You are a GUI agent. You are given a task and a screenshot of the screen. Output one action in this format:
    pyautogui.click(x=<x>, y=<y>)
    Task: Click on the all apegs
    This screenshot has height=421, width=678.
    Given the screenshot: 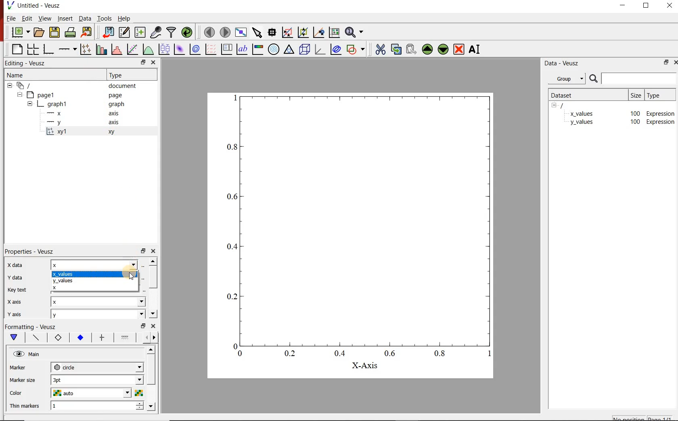 What is the action you would take?
    pyautogui.click(x=28, y=85)
    